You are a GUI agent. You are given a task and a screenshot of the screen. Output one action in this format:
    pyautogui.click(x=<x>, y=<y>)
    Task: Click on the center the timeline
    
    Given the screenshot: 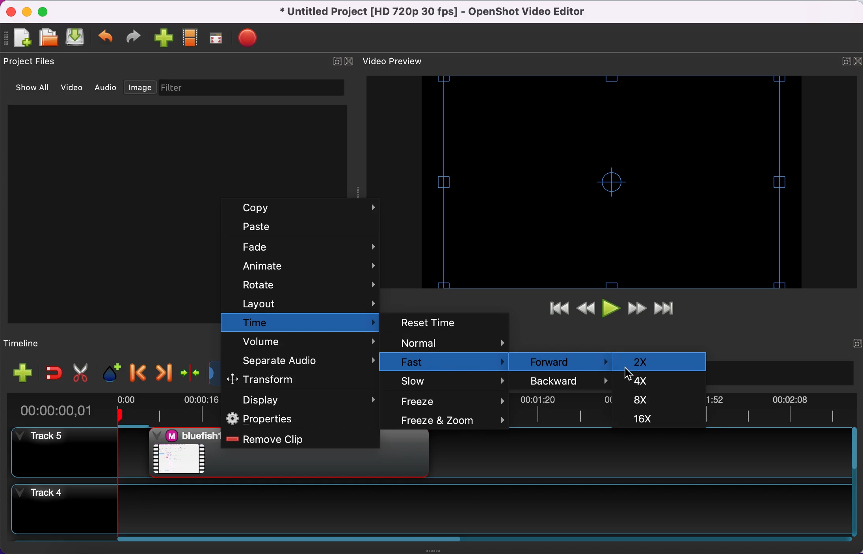 What is the action you would take?
    pyautogui.click(x=190, y=374)
    